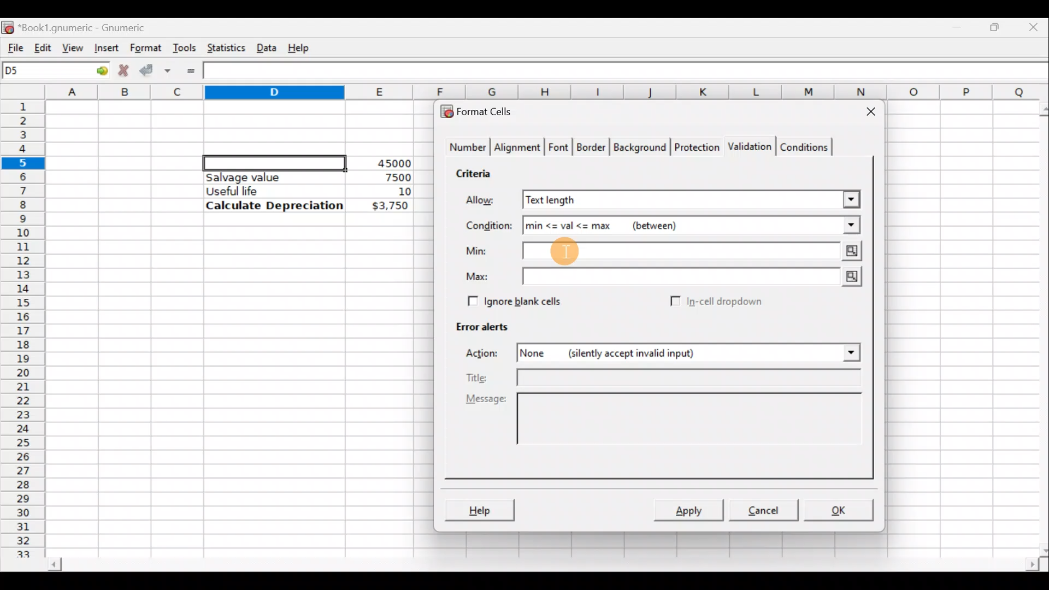 The width and height of the screenshot is (1049, 590). Describe the element at coordinates (695, 277) in the screenshot. I see `Max value` at that location.